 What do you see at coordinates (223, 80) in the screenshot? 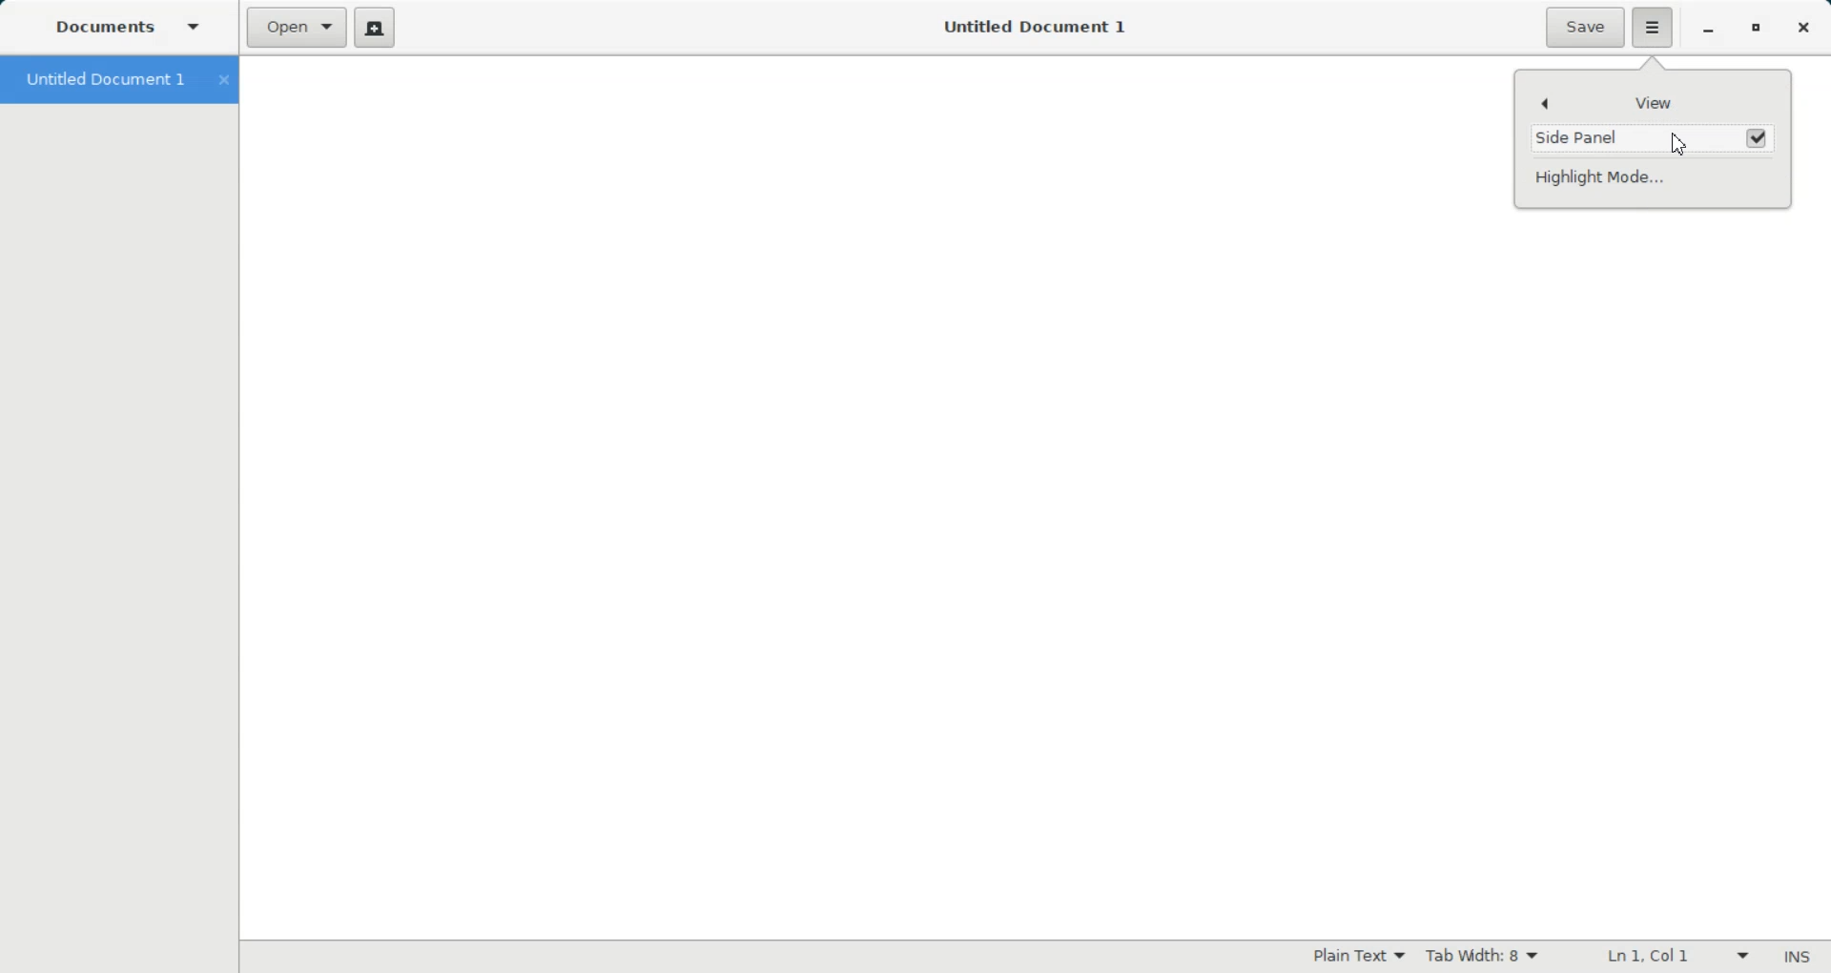
I see `Close` at bounding box center [223, 80].